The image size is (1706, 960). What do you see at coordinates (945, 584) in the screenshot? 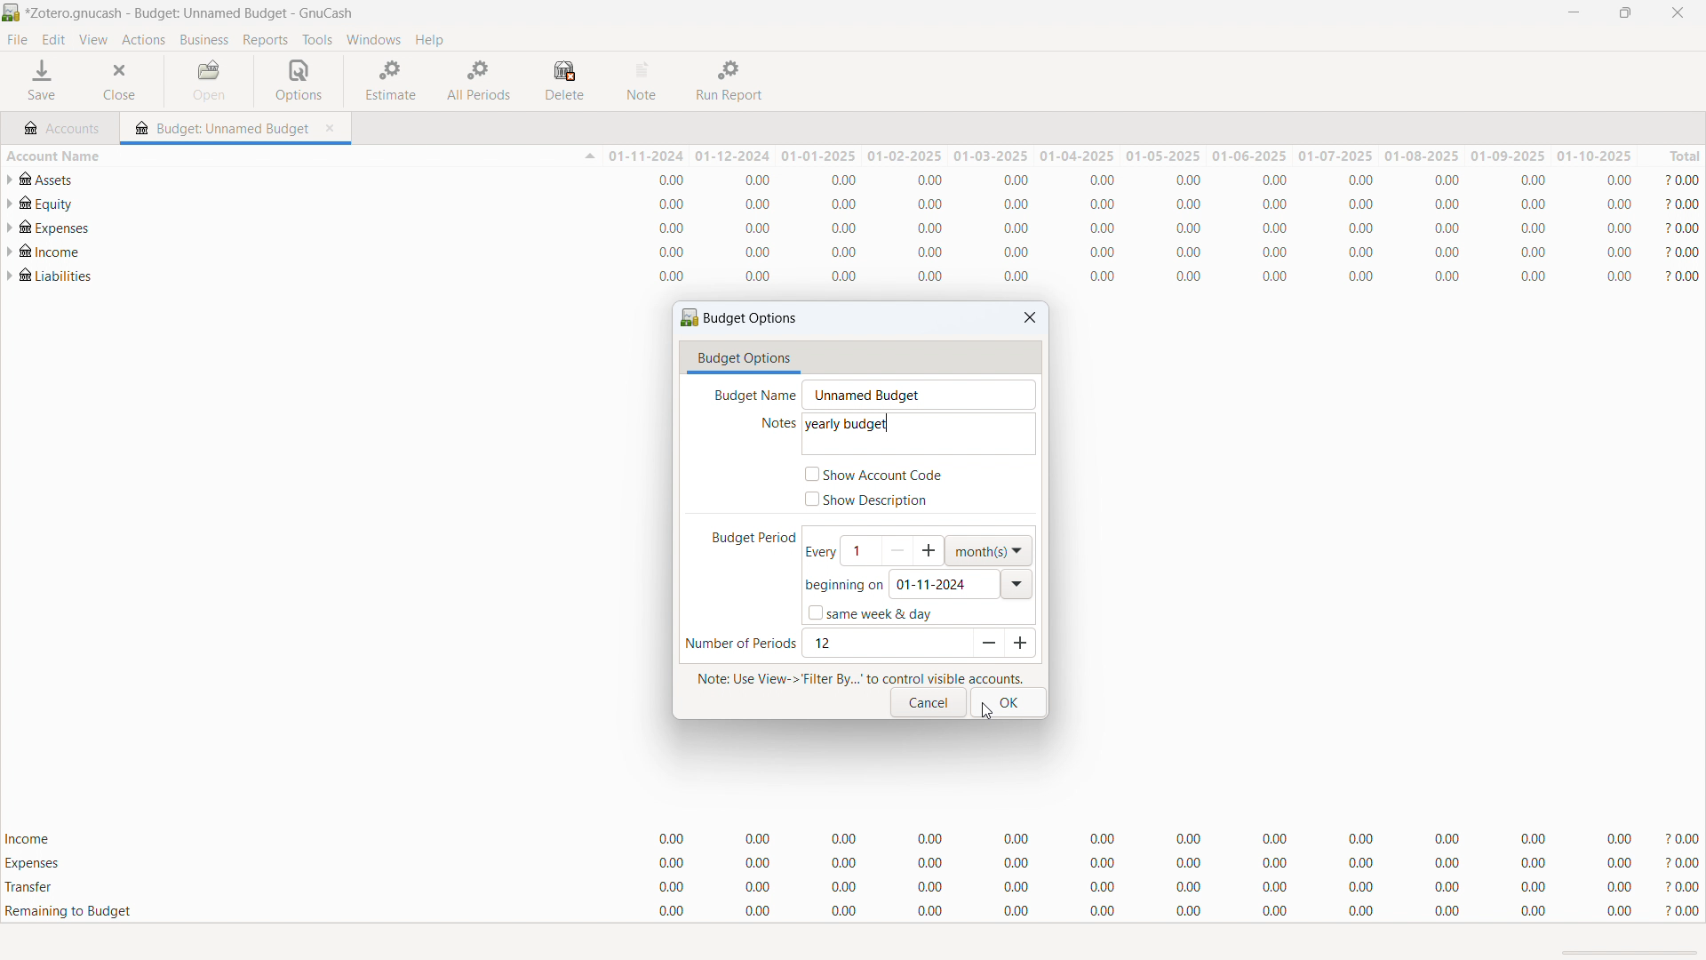
I see `begining date` at bounding box center [945, 584].